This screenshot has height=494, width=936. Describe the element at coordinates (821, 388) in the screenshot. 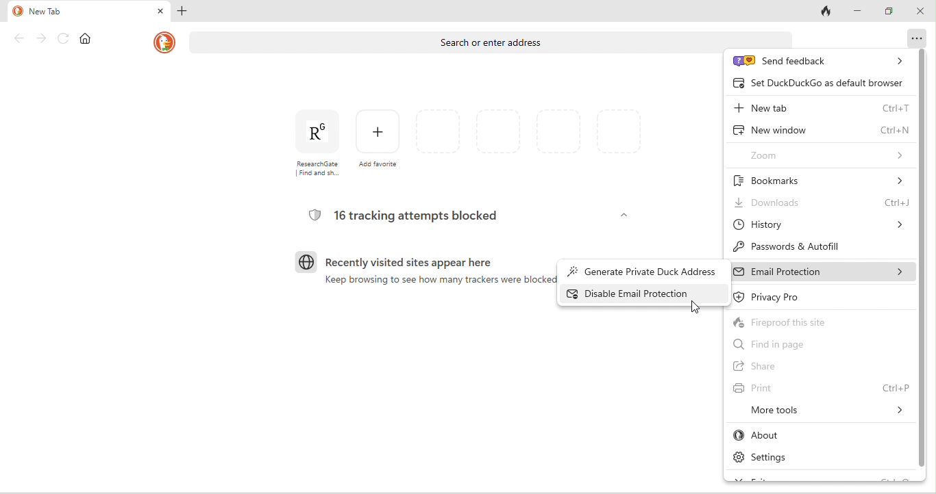

I see `print` at that location.